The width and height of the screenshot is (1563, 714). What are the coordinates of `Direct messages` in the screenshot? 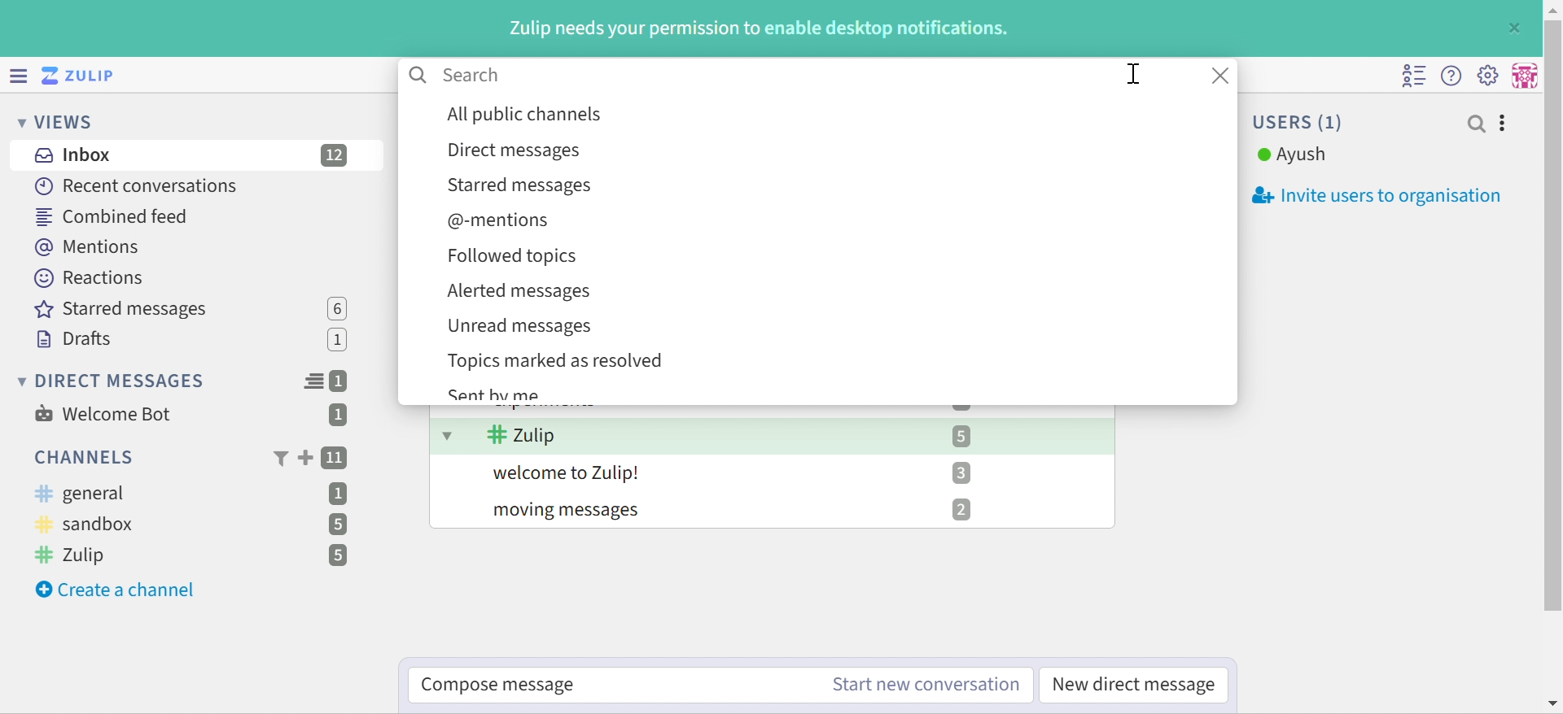 It's located at (512, 152).